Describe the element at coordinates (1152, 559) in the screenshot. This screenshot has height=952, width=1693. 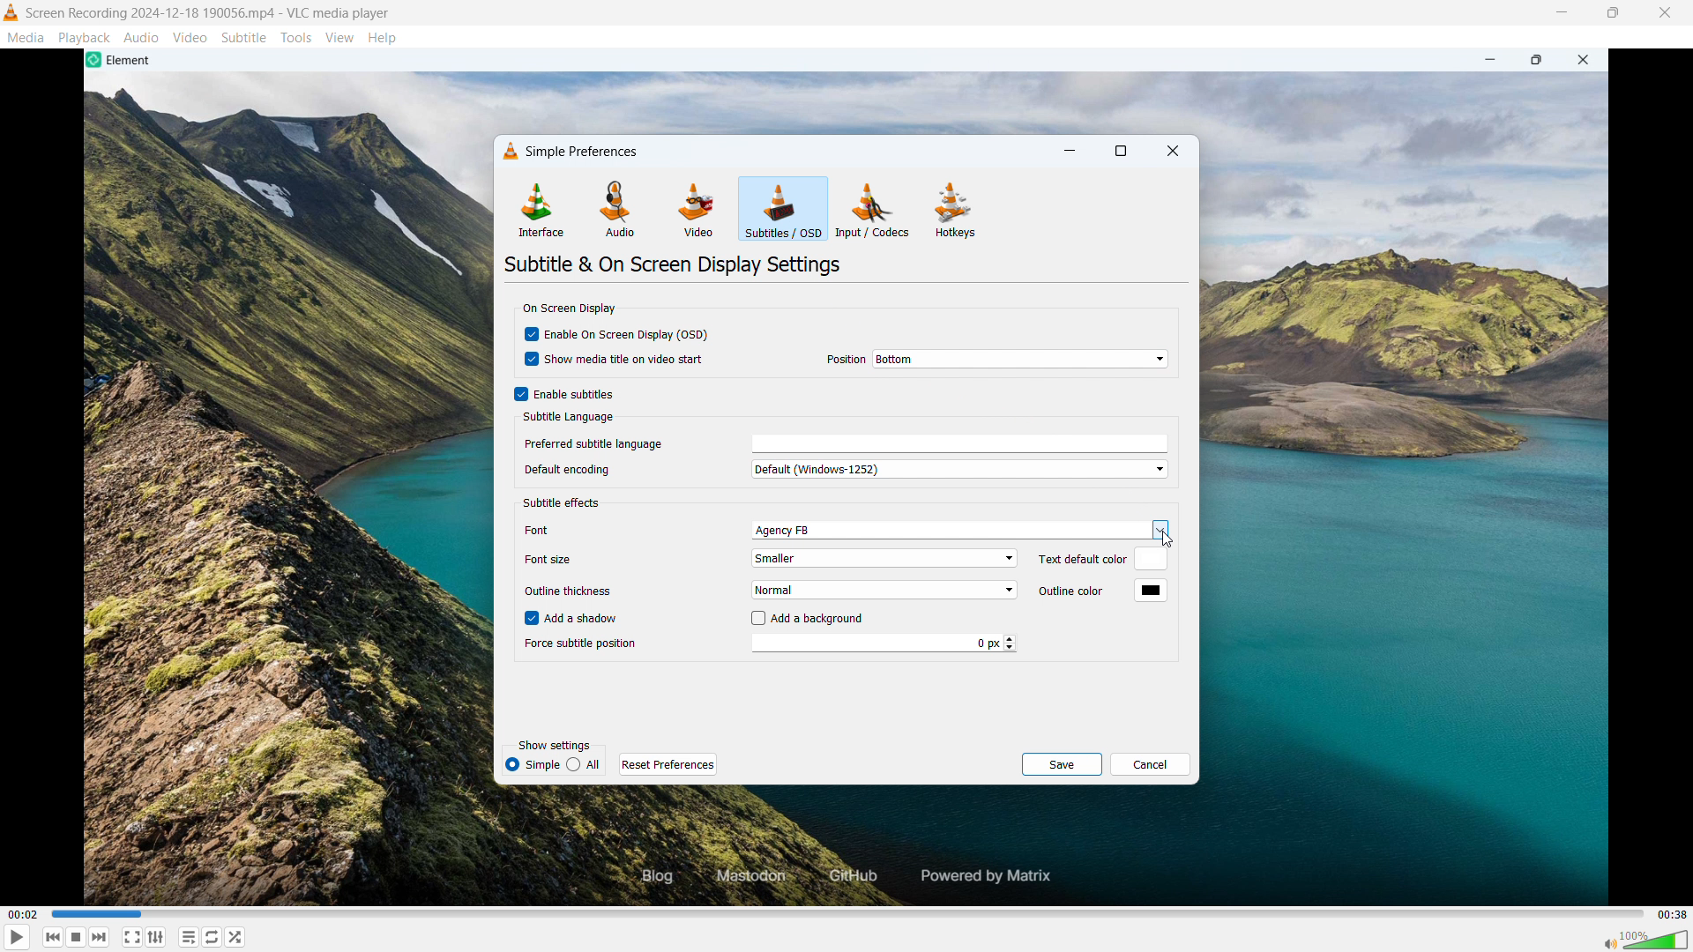
I see `text default color` at that location.